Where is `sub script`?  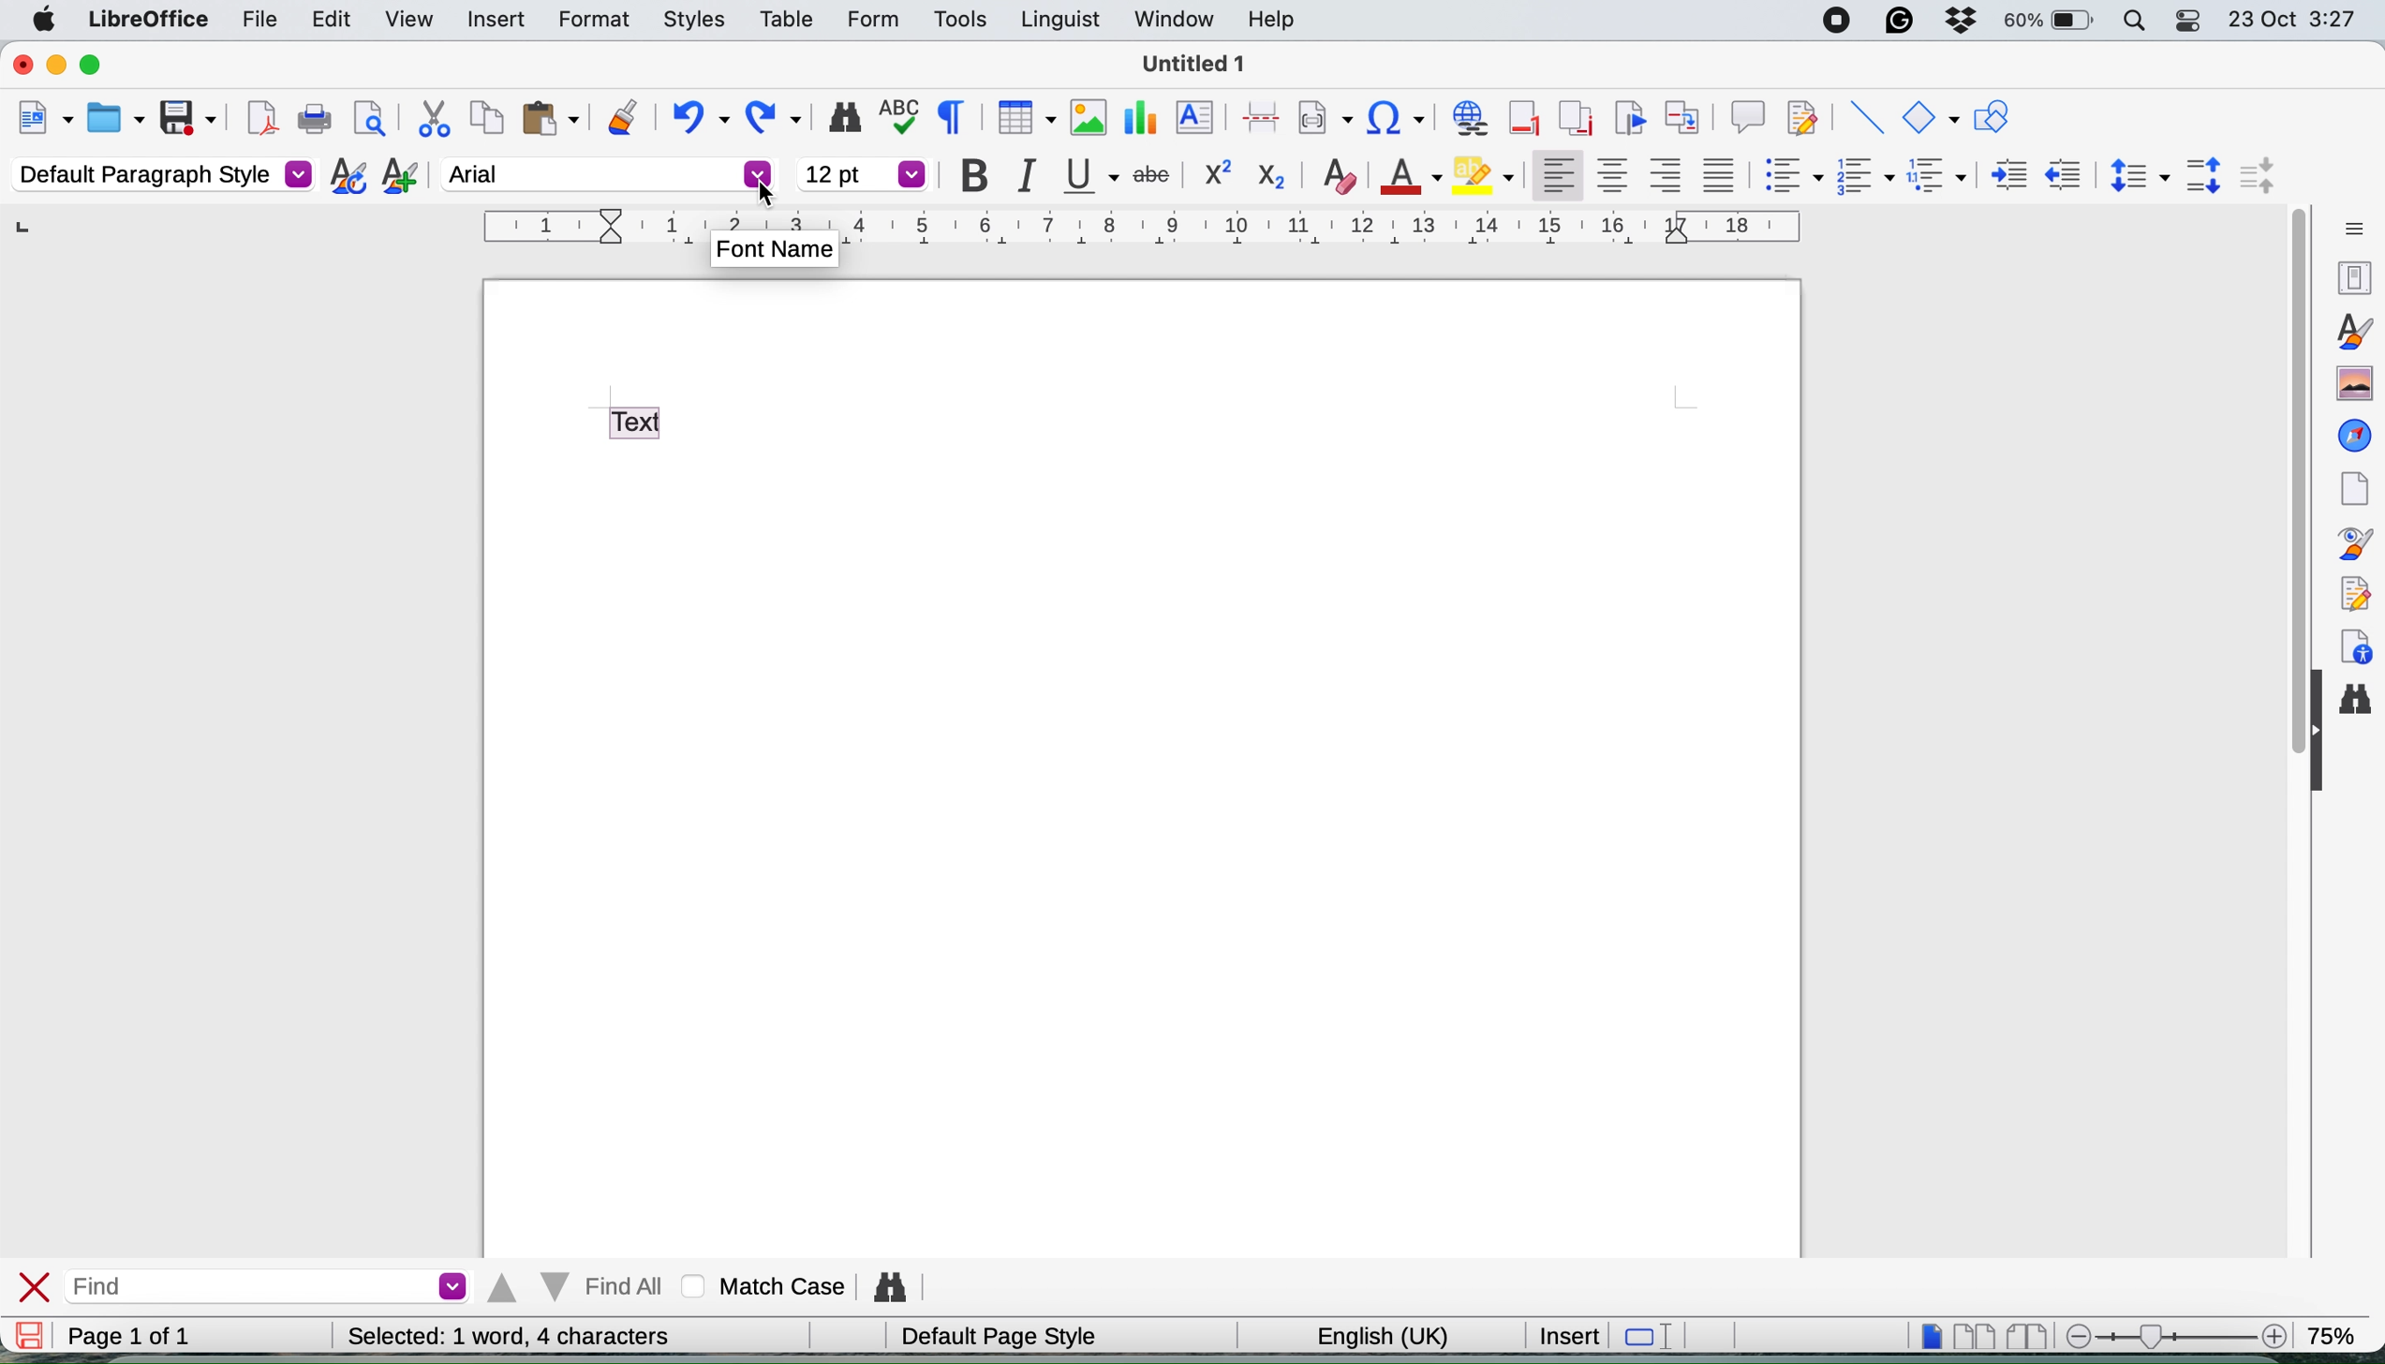
sub script is located at coordinates (1274, 174).